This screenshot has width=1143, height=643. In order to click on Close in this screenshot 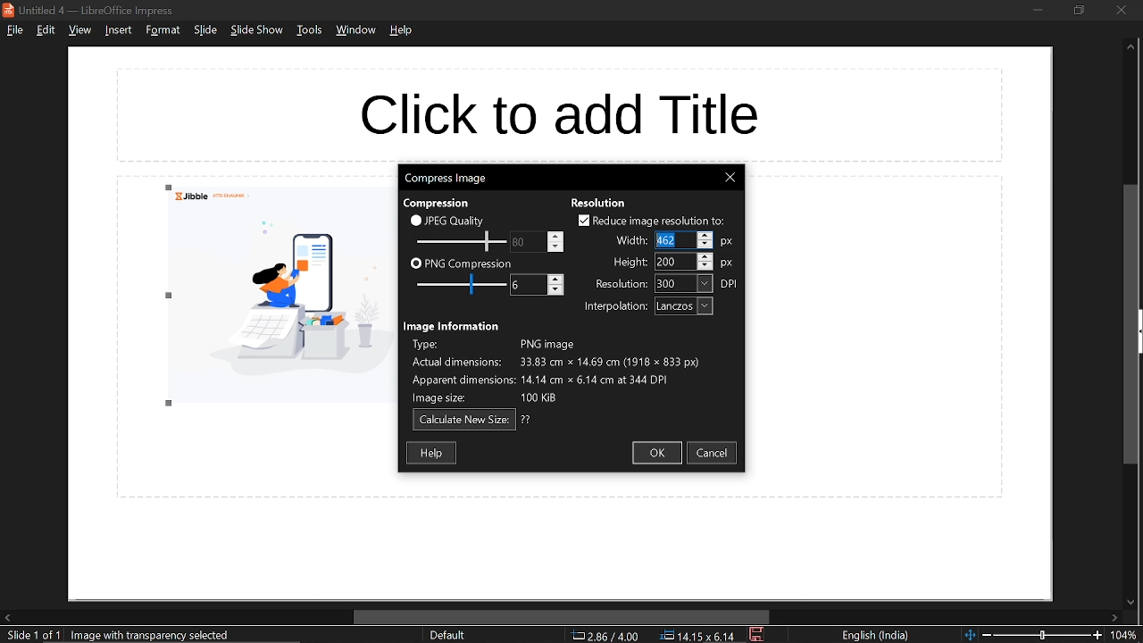, I will do `click(730, 178)`.